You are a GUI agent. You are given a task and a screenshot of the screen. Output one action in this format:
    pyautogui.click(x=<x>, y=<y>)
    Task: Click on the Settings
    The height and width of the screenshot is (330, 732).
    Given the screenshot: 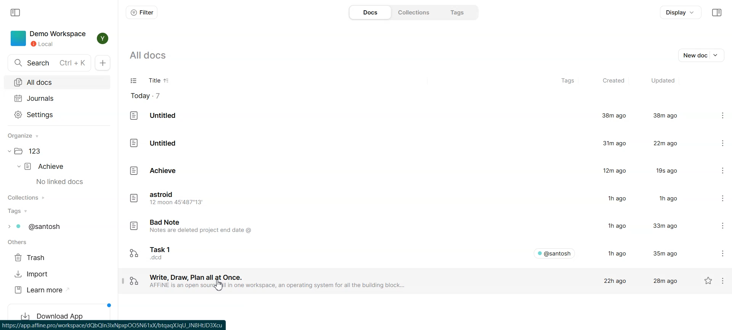 What is the action you would take?
    pyautogui.click(x=717, y=199)
    